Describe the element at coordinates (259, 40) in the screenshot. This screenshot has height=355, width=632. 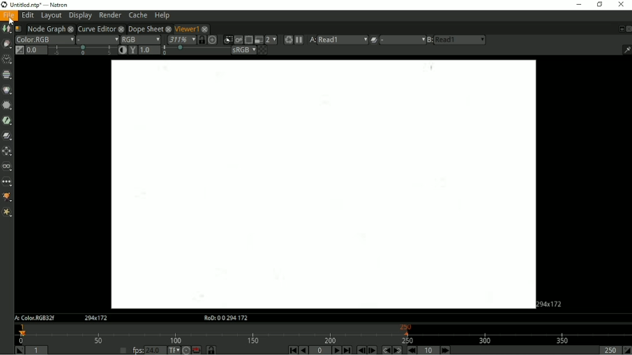
I see `Proxy mode` at that location.